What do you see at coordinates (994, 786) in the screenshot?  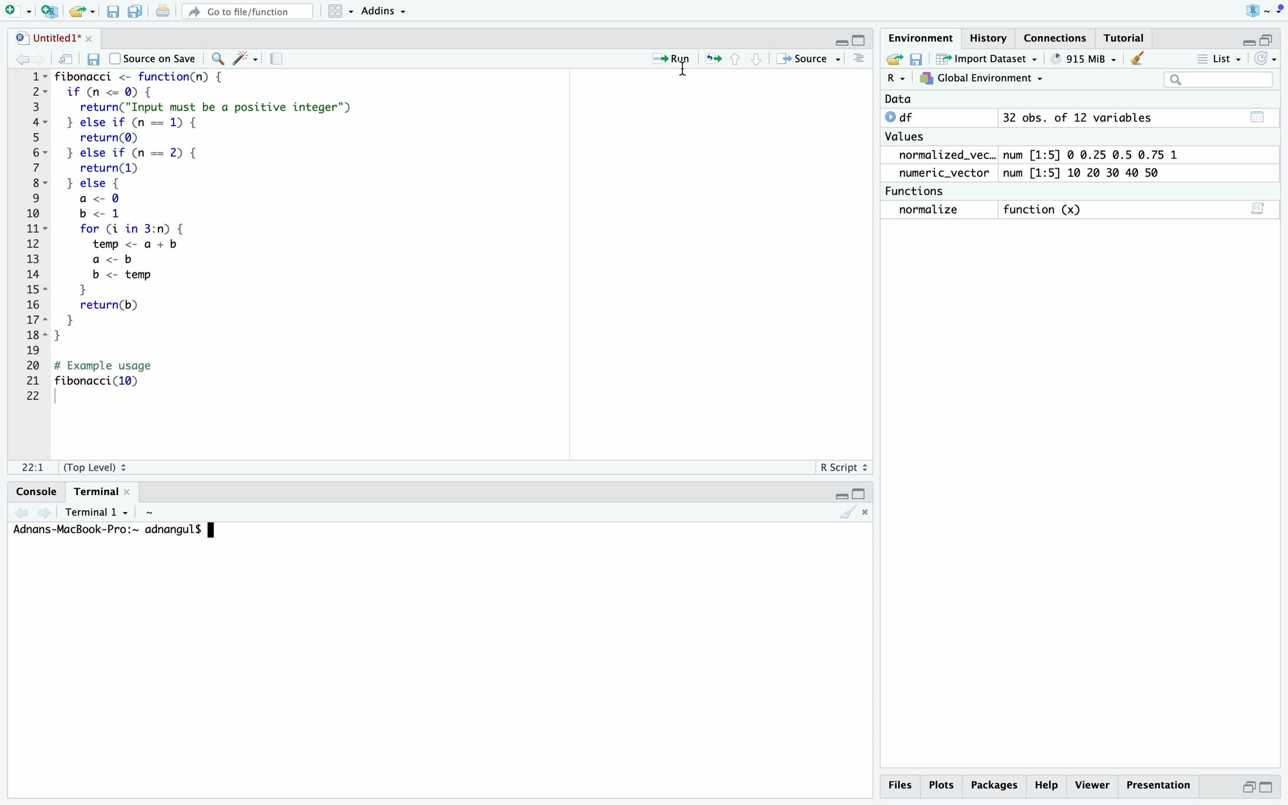 I see `packages` at bounding box center [994, 786].